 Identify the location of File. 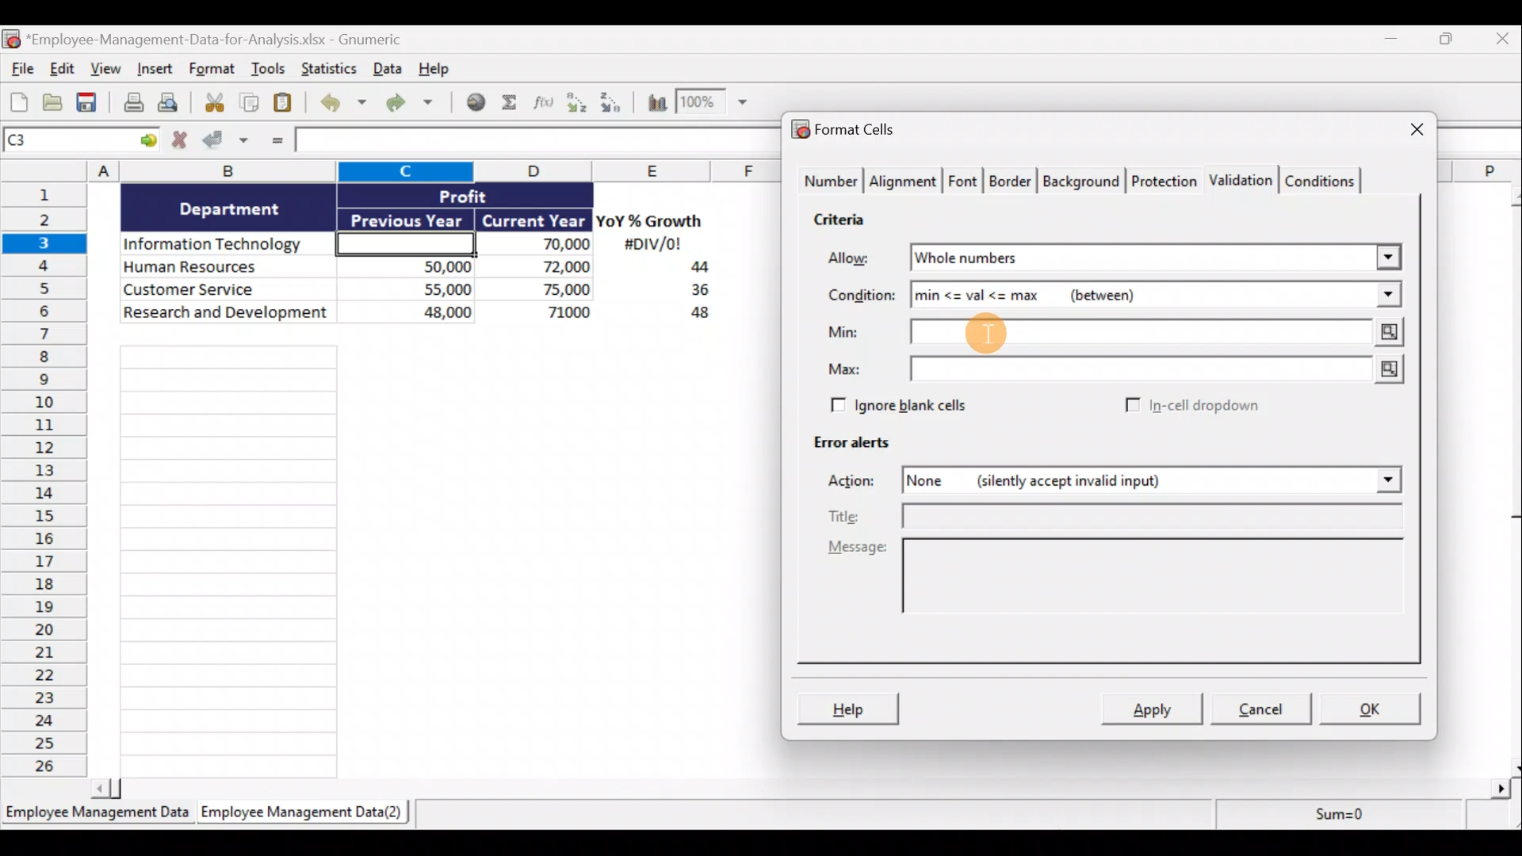
(19, 71).